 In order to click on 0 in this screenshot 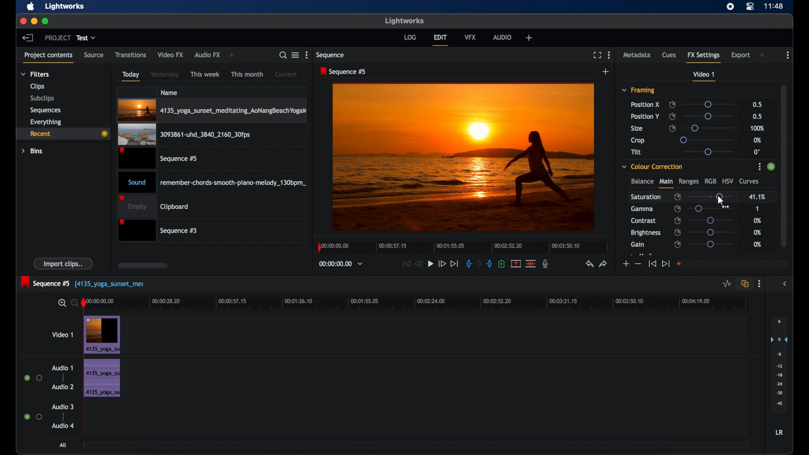, I will do `click(757, 152)`.